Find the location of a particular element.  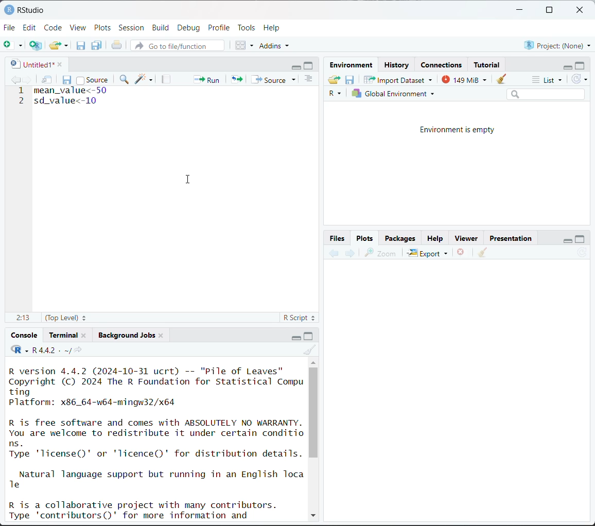

close is located at coordinates (84, 335).